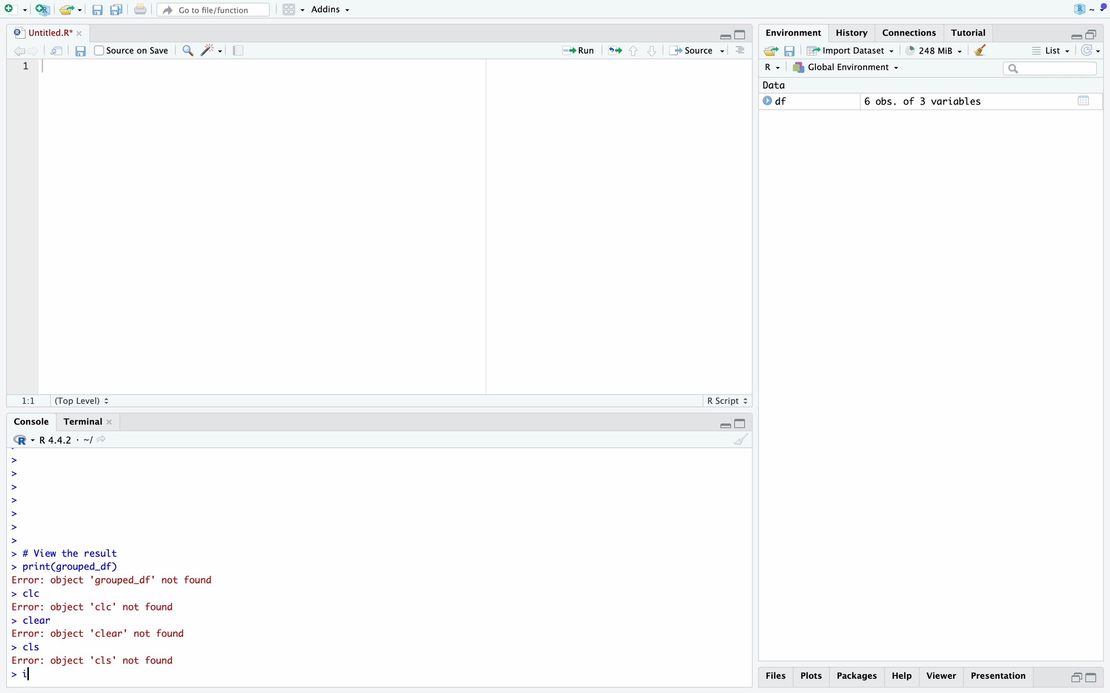  What do you see at coordinates (852, 50) in the screenshot?
I see `Import Dataset` at bounding box center [852, 50].